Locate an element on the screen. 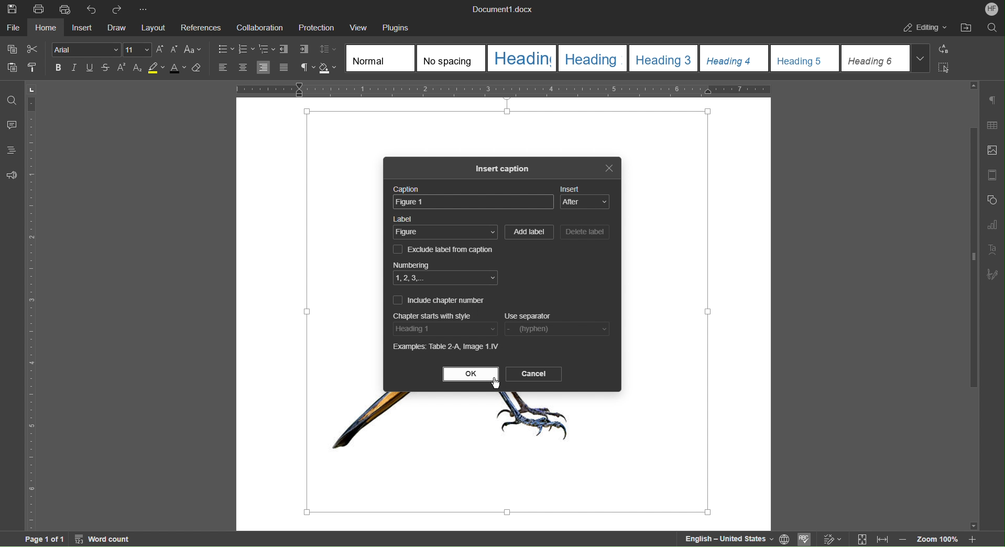 The width and height of the screenshot is (1005, 547). Copy Style is located at coordinates (33, 67).